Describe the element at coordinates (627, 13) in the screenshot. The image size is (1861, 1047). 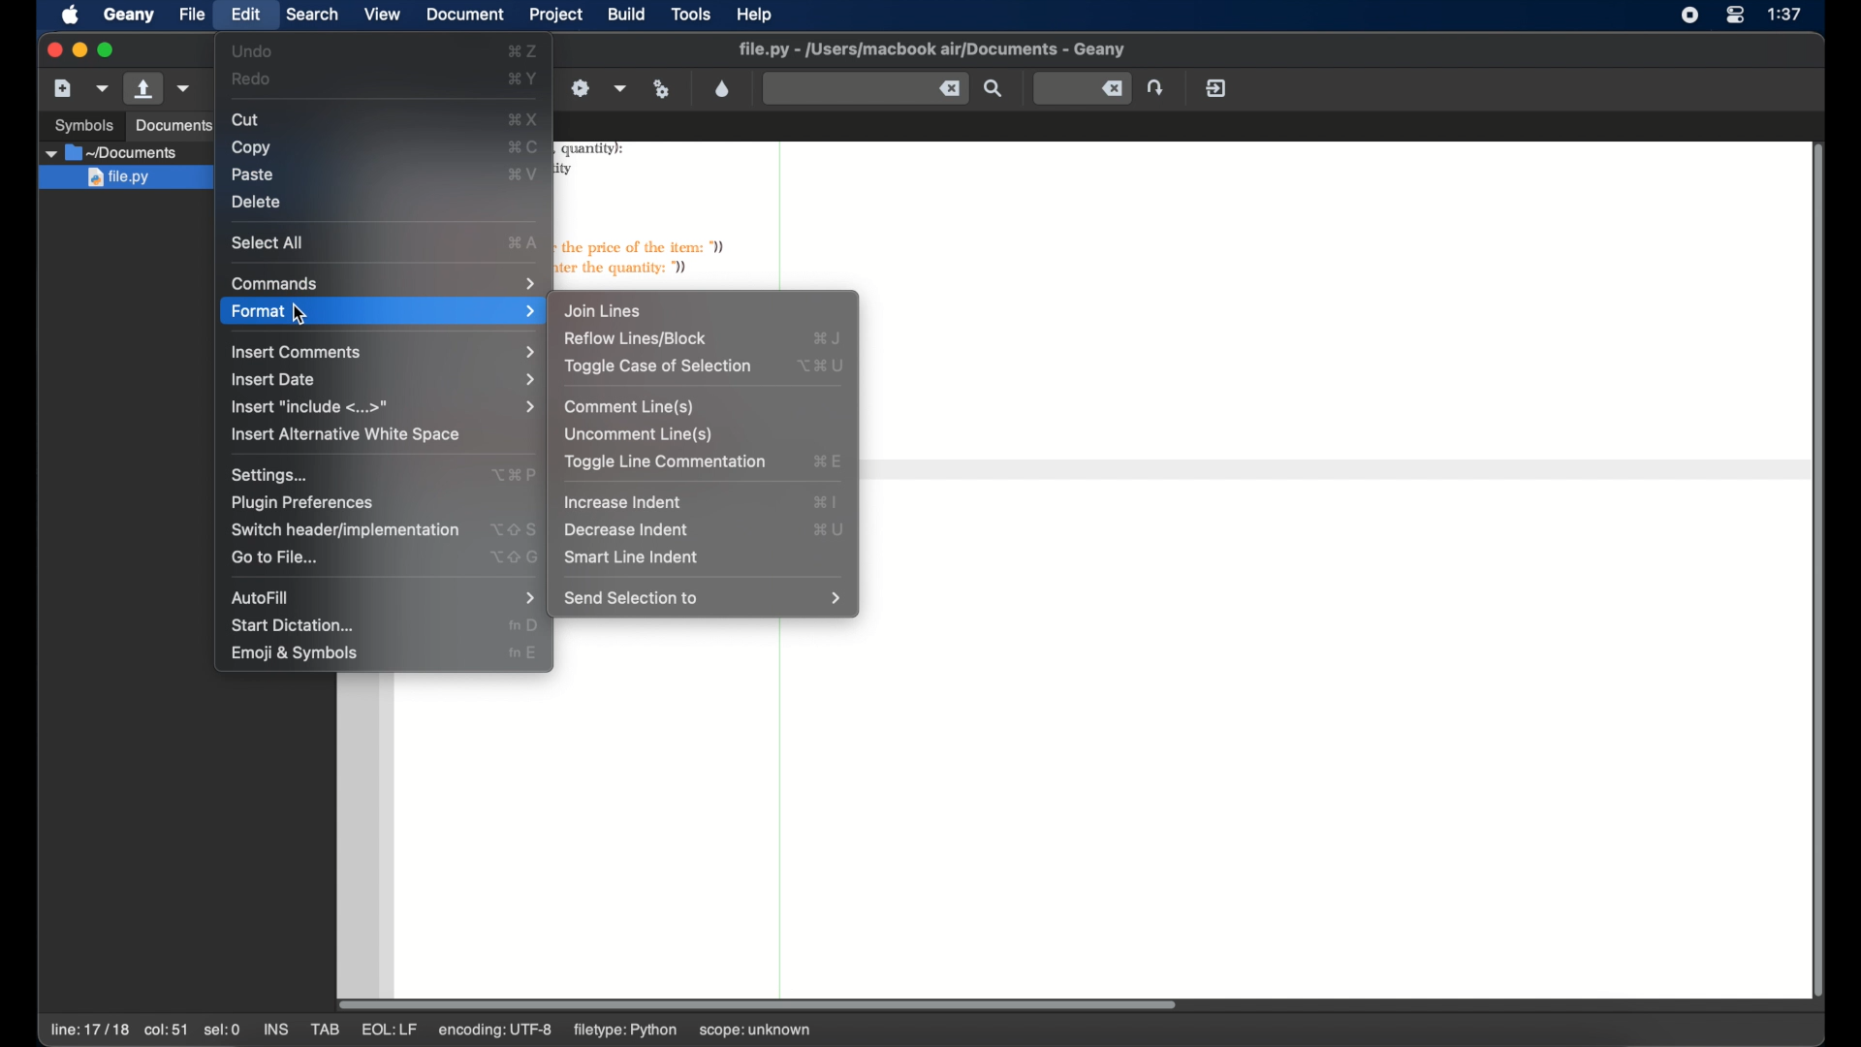
I see `build` at that location.